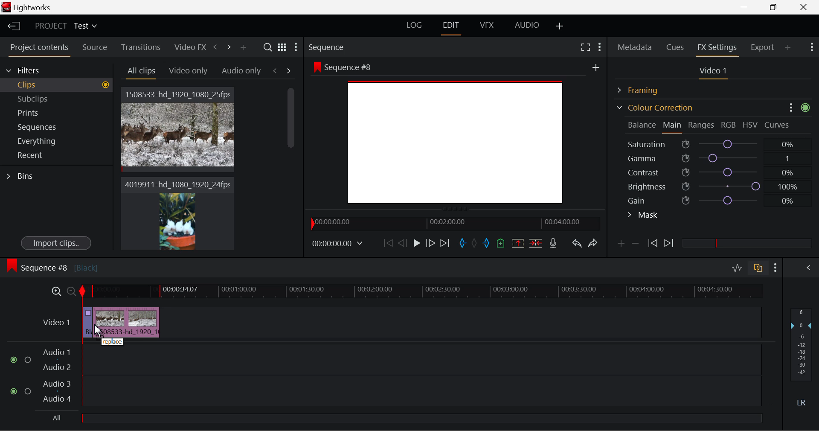  I want to click on Show Settings, so click(295, 49).